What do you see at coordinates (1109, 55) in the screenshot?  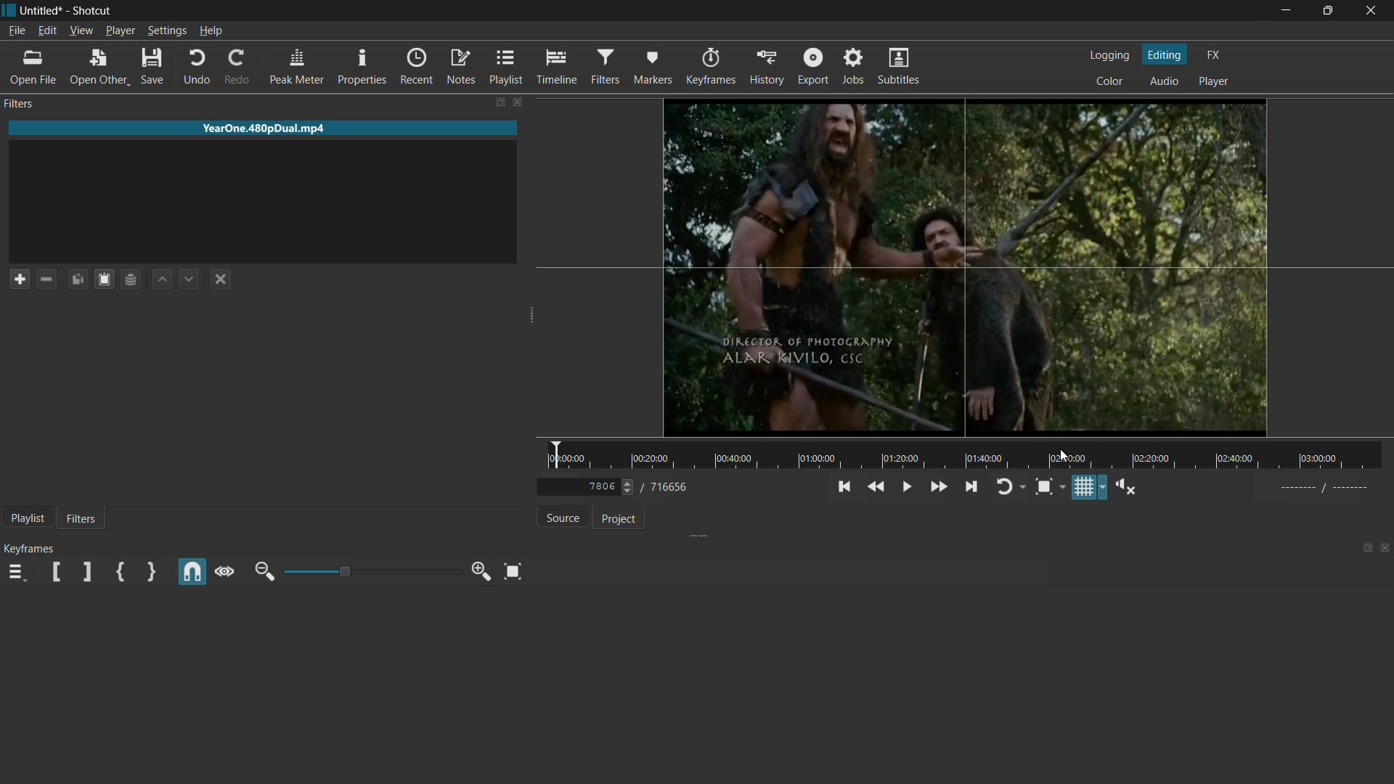 I see `logging` at bounding box center [1109, 55].